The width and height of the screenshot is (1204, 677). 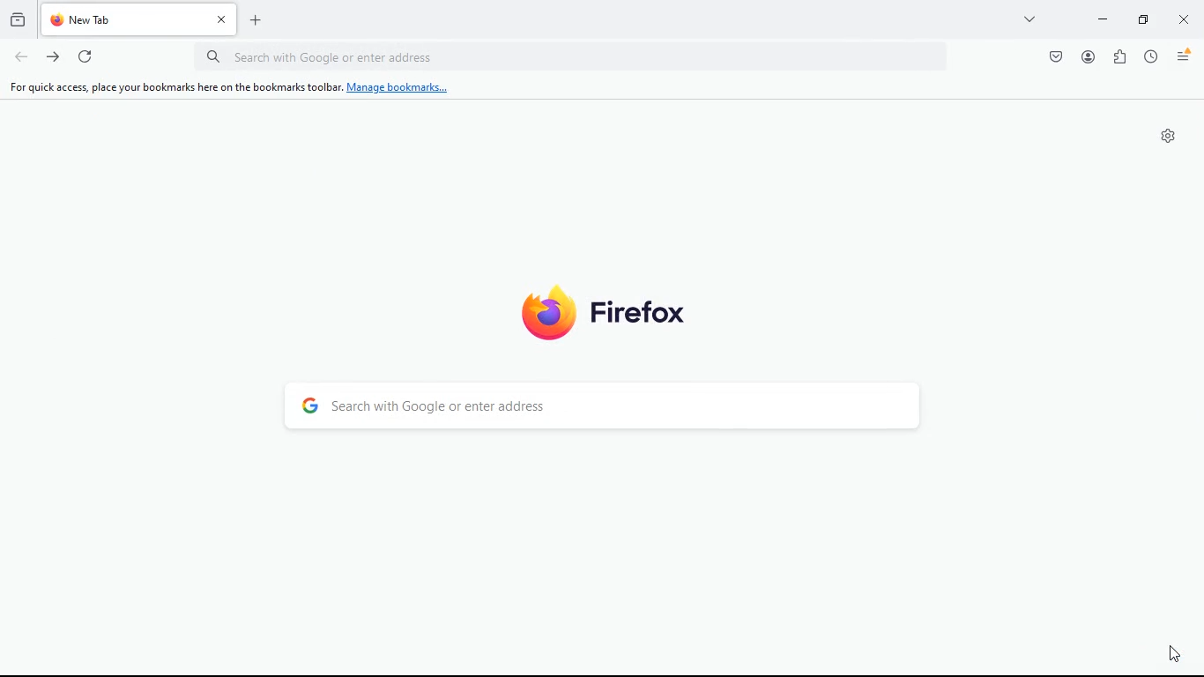 I want to click on Recent, so click(x=1152, y=56).